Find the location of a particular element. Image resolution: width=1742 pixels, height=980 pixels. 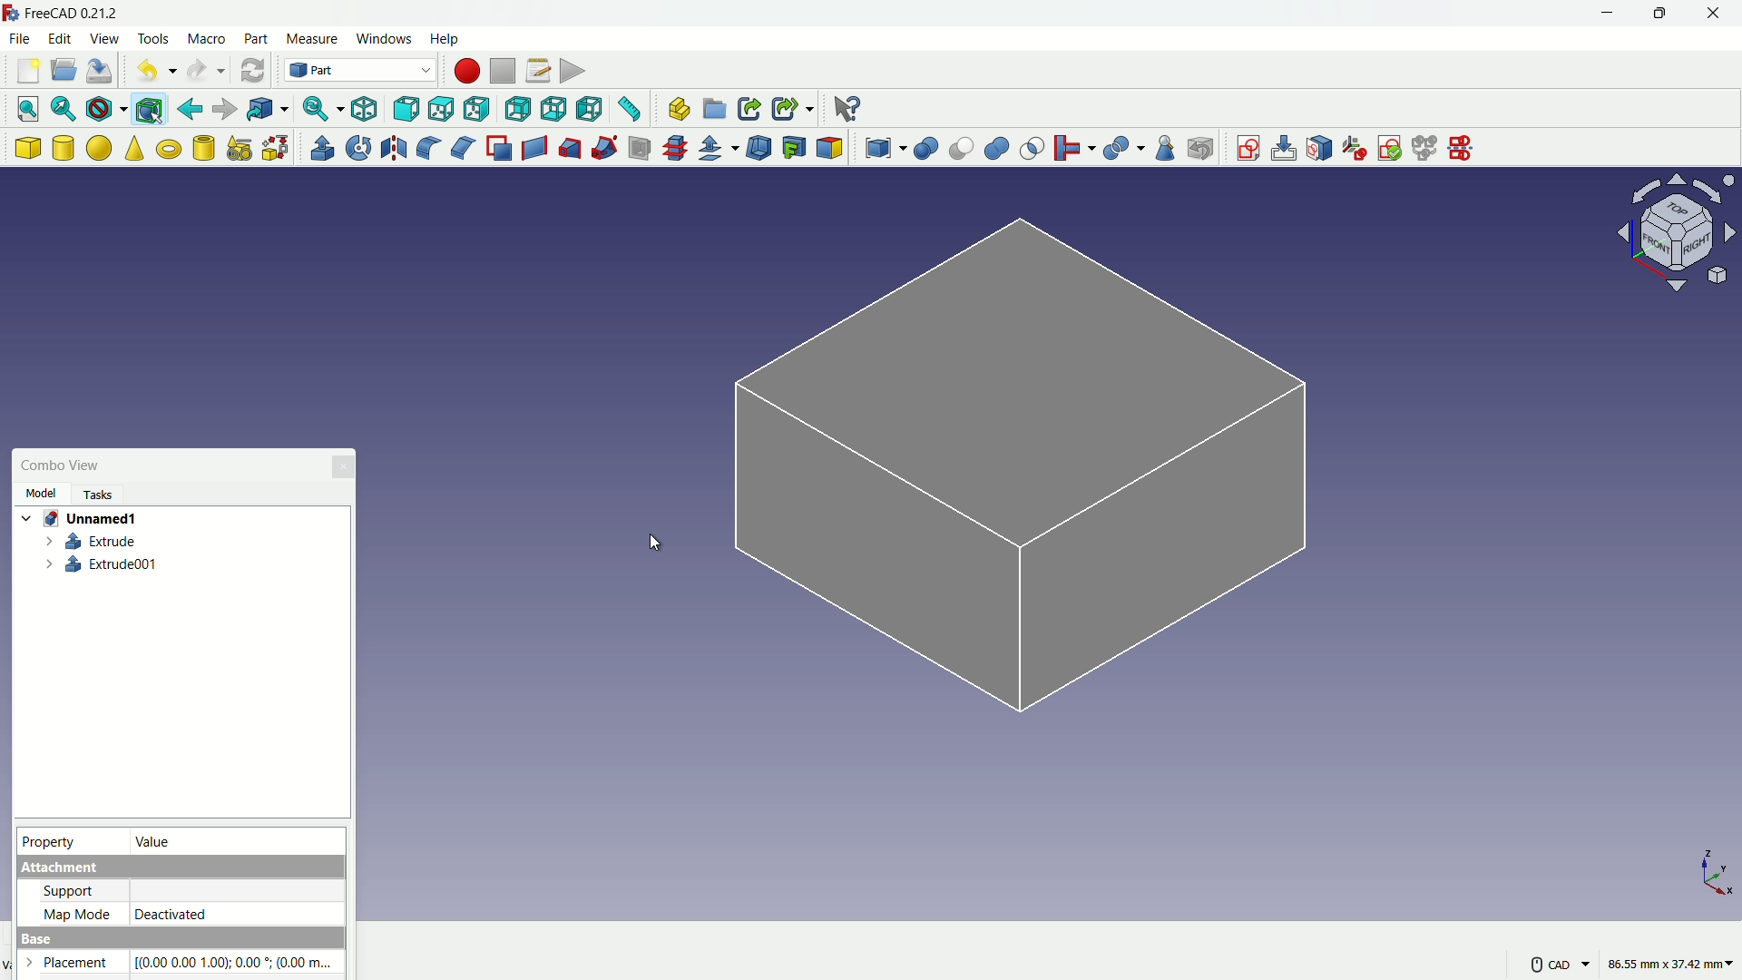

sphere is located at coordinates (99, 147).